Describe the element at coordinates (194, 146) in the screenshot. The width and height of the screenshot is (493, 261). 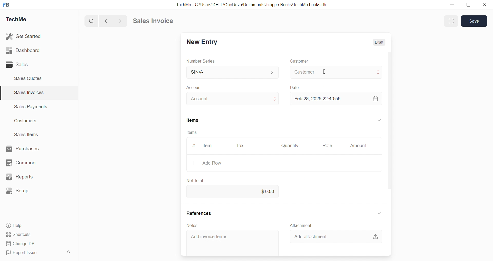
I see `#` at that location.